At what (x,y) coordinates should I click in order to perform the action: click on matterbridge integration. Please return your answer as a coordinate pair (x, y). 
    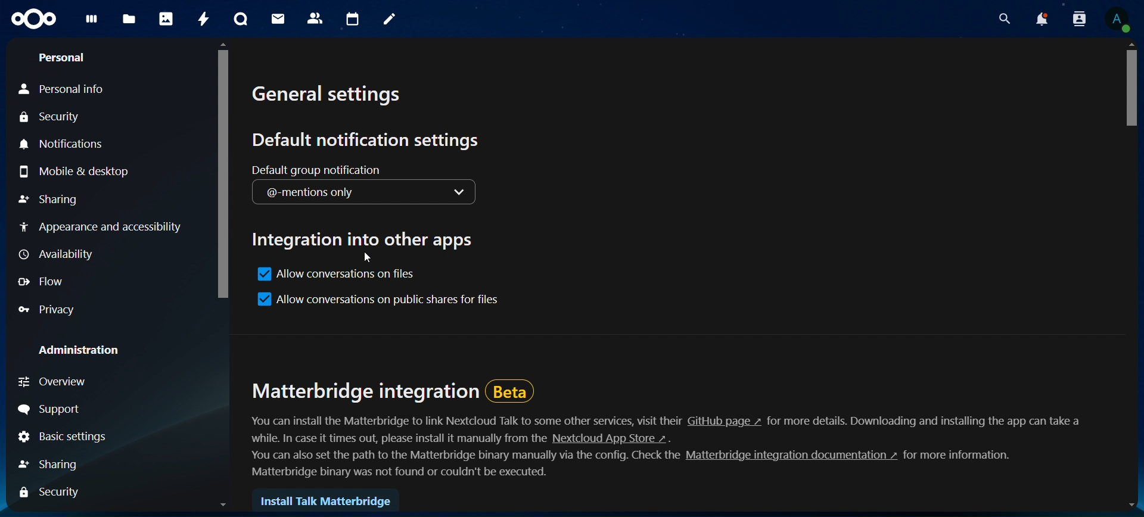
    Looking at the image, I should click on (394, 388).